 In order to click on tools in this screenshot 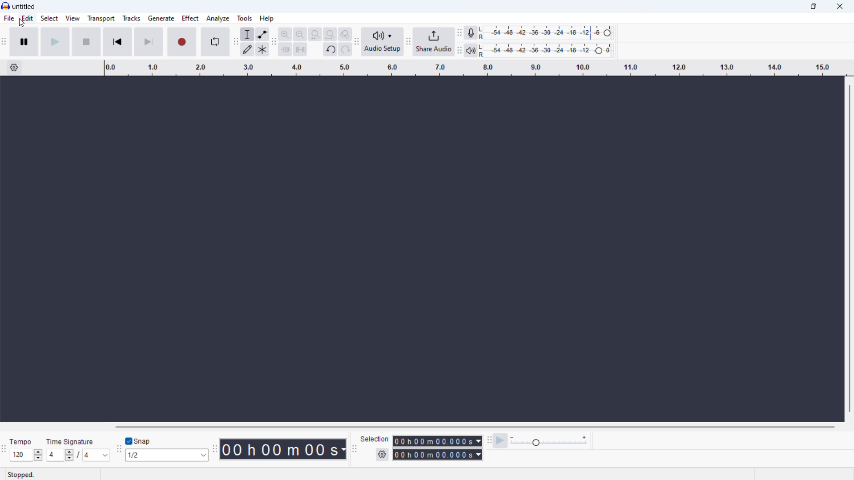, I will do `click(245, 18)`.